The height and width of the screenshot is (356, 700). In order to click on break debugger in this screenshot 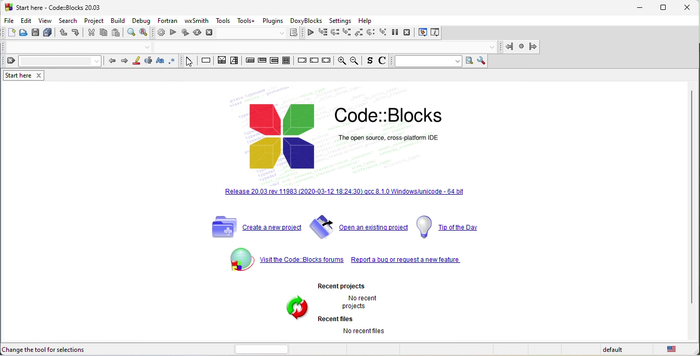, I will do `click(395, 34)`.